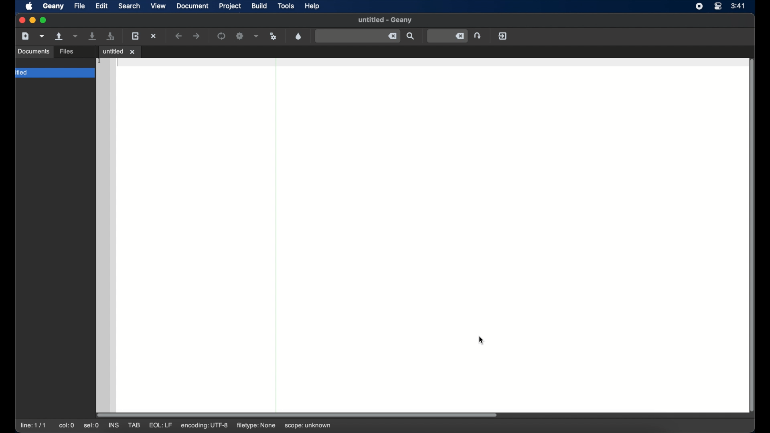 This screenshot has width=770, height=433. What do you see at coordinates (503, 36) in the screenshot?
I see `quit geany` at bounding box center [503, 36].